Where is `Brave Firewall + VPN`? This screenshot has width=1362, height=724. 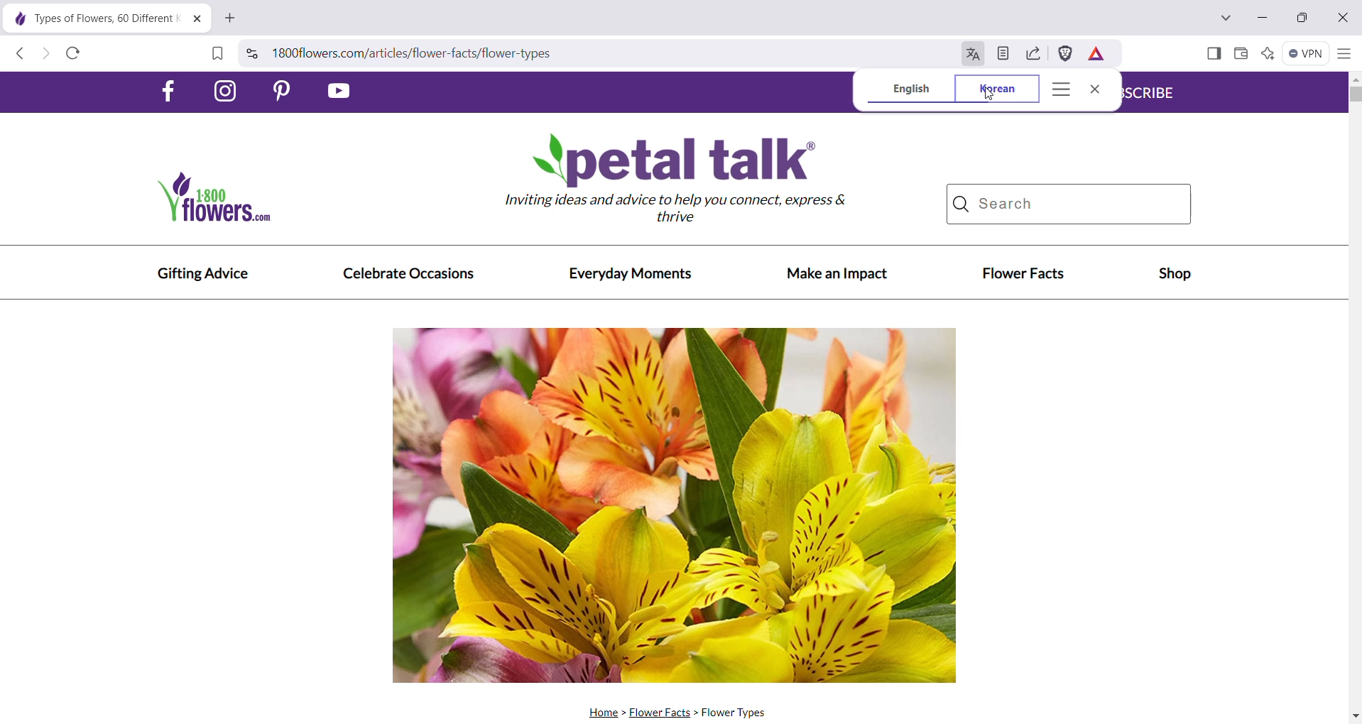
Brave Firewall + VPN is located at coordinates (1307, 53).